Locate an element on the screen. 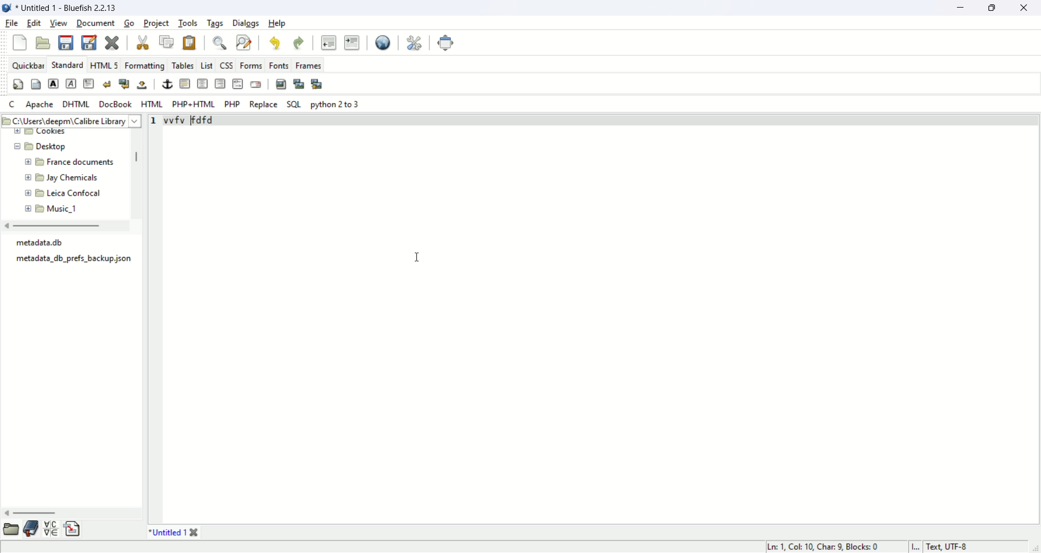 Image resolution: width=1041 pixels, height=553 pixels. fonts is located at coordinates (279, 66).